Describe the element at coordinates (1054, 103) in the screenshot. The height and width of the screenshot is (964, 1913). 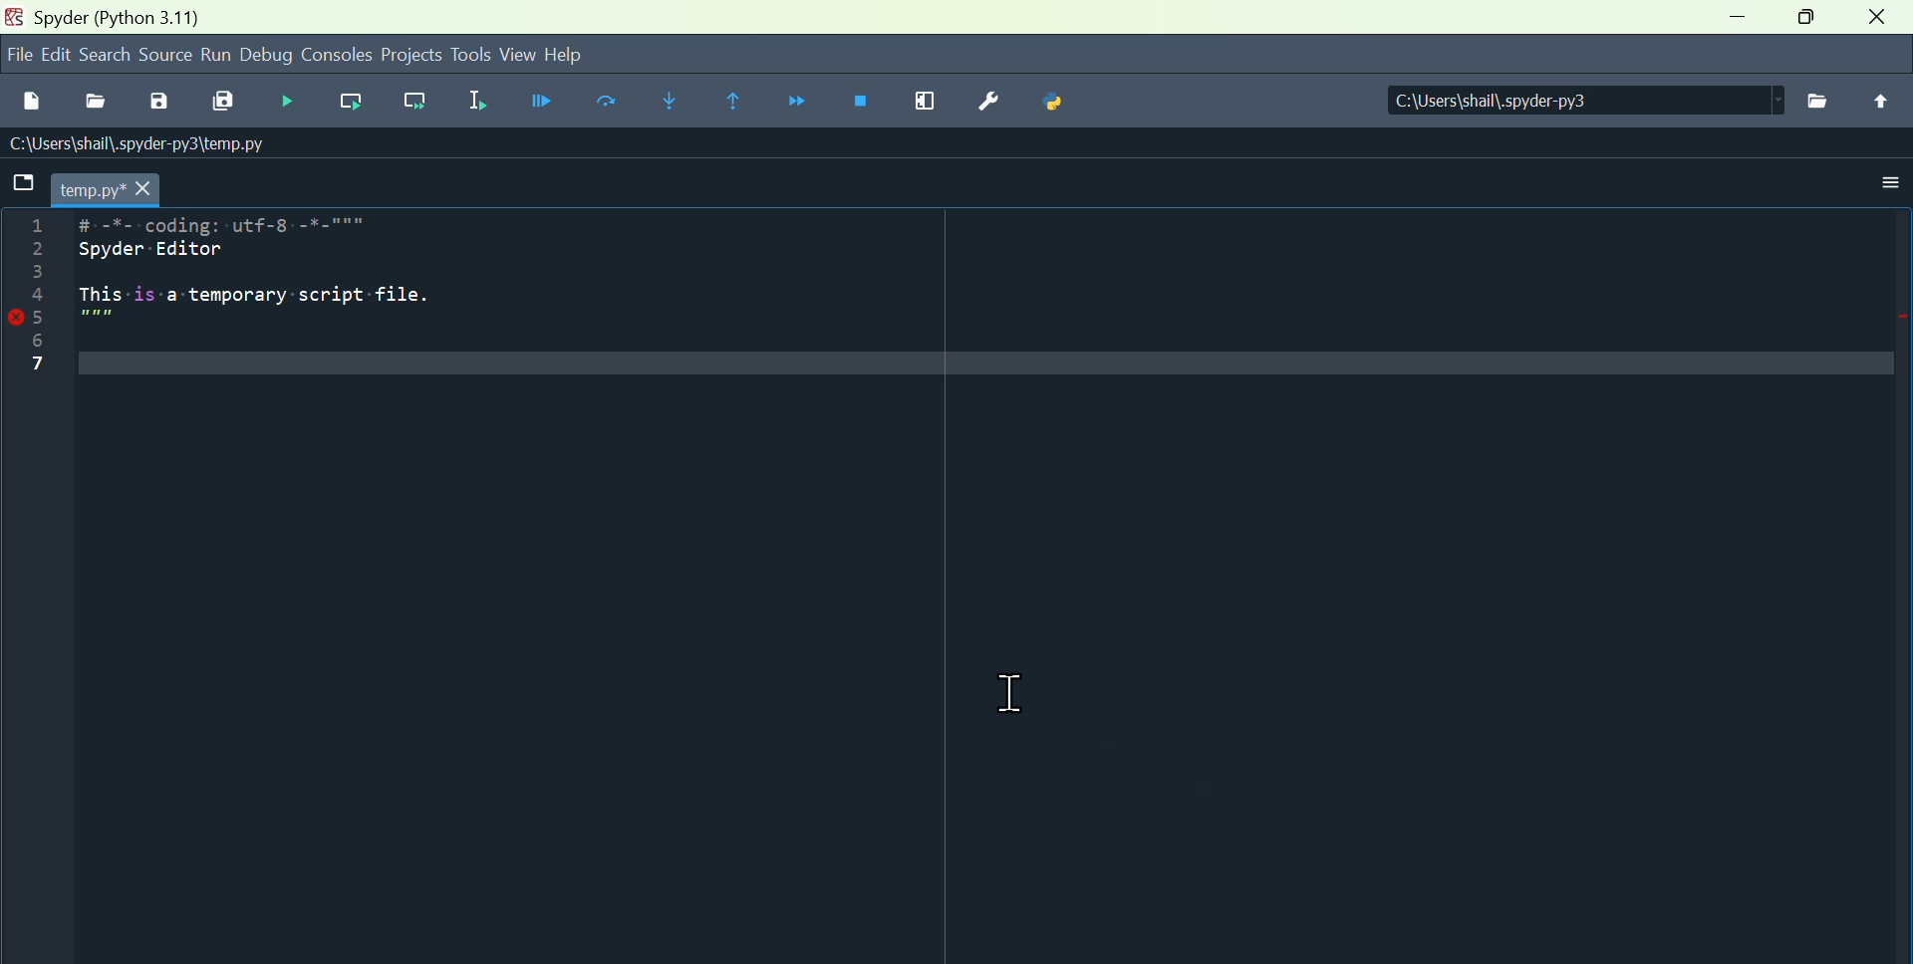
I see `Python path manager` at that location.